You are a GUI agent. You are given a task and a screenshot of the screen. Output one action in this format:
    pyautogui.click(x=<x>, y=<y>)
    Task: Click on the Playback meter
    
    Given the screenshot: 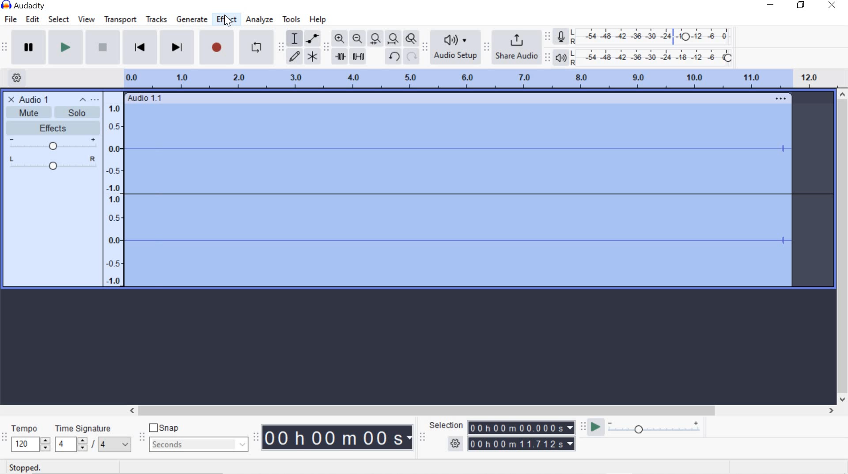 What is the action you would take?
    pyautogui.click(x=563, y=57)
    